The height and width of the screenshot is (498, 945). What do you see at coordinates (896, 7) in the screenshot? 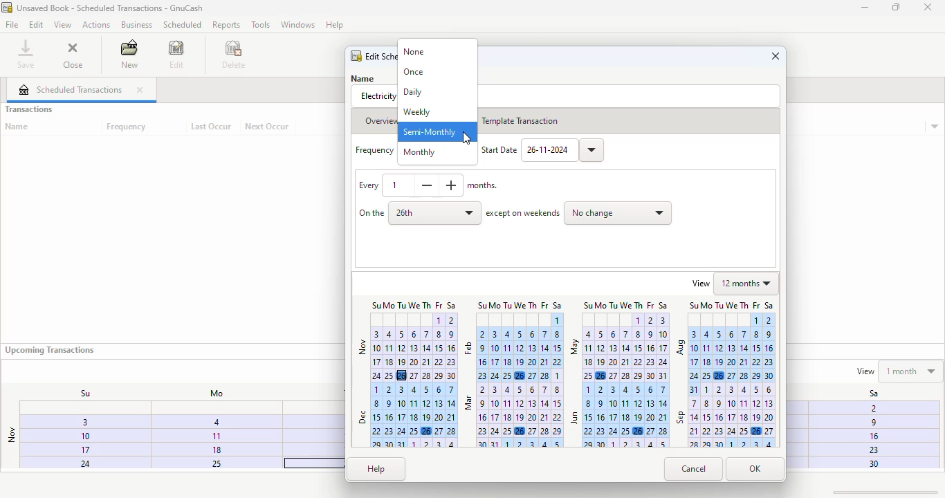
I see `maximize` at bounding box center [896, 7].